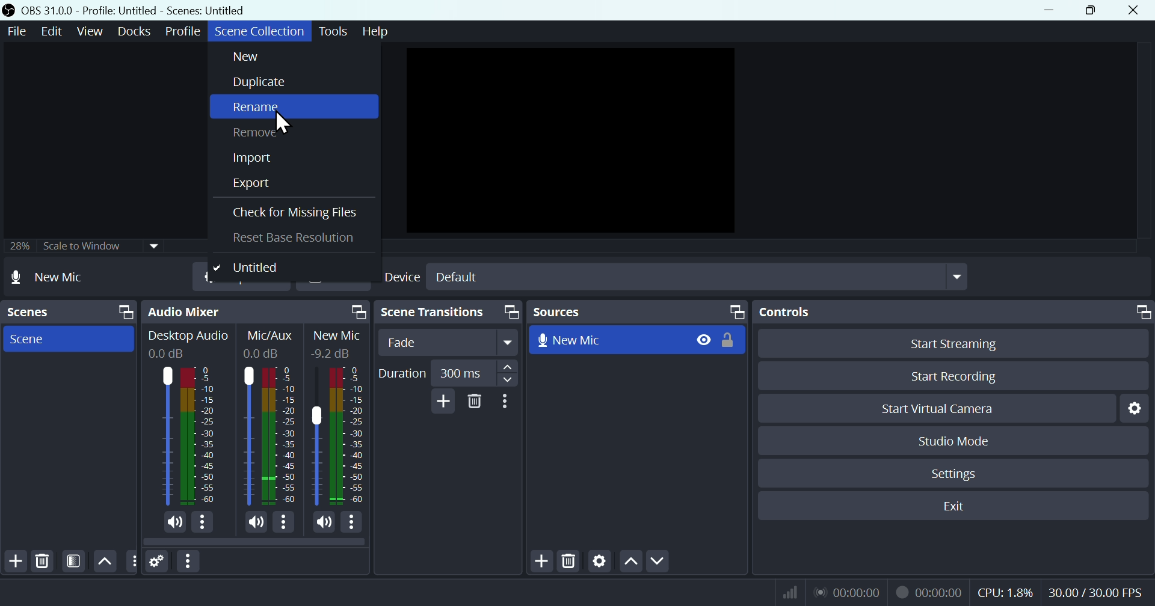  Describe the element at coordinates (14, 32) in the screenshot. I see `File ` at that location.